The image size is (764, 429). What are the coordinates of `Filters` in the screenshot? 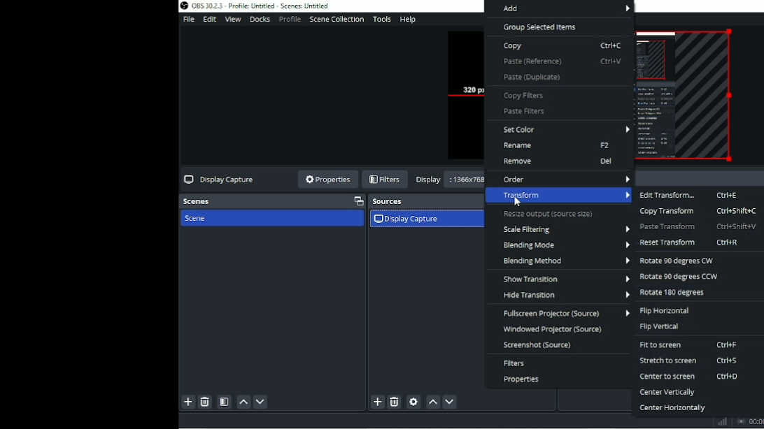 It's located at (518, 363).